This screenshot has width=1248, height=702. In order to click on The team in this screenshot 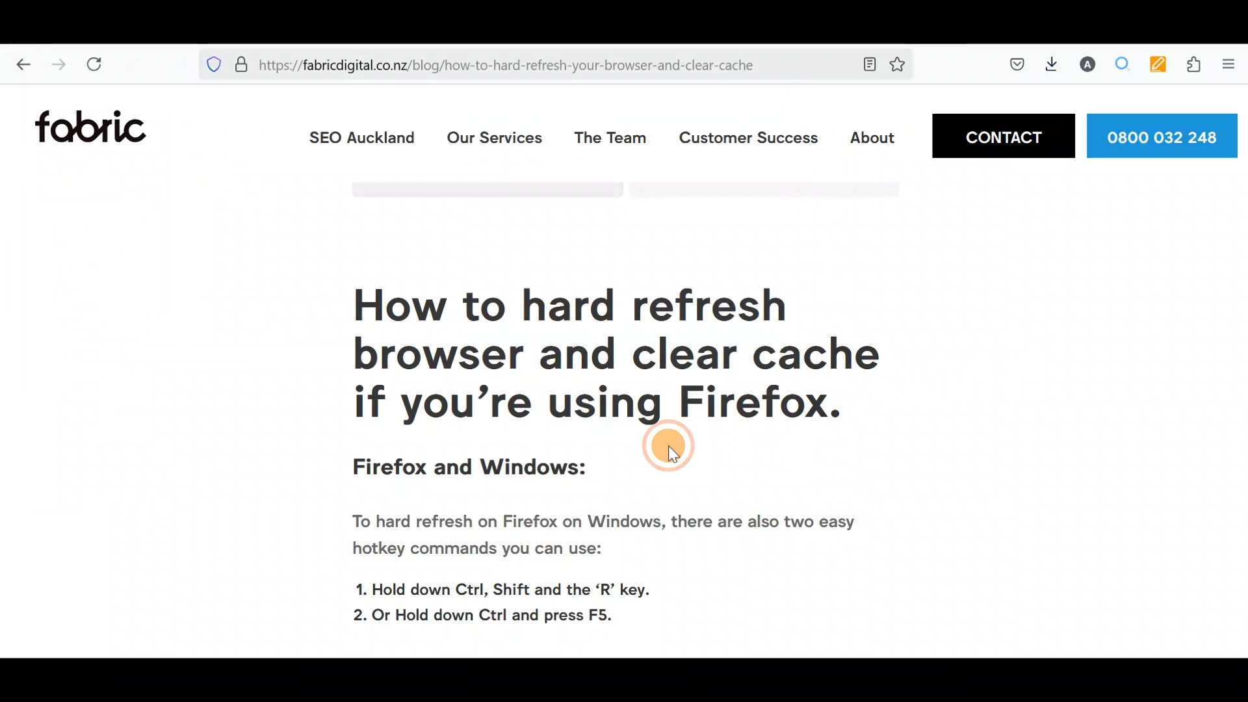, I will do `click(609, 137)`.